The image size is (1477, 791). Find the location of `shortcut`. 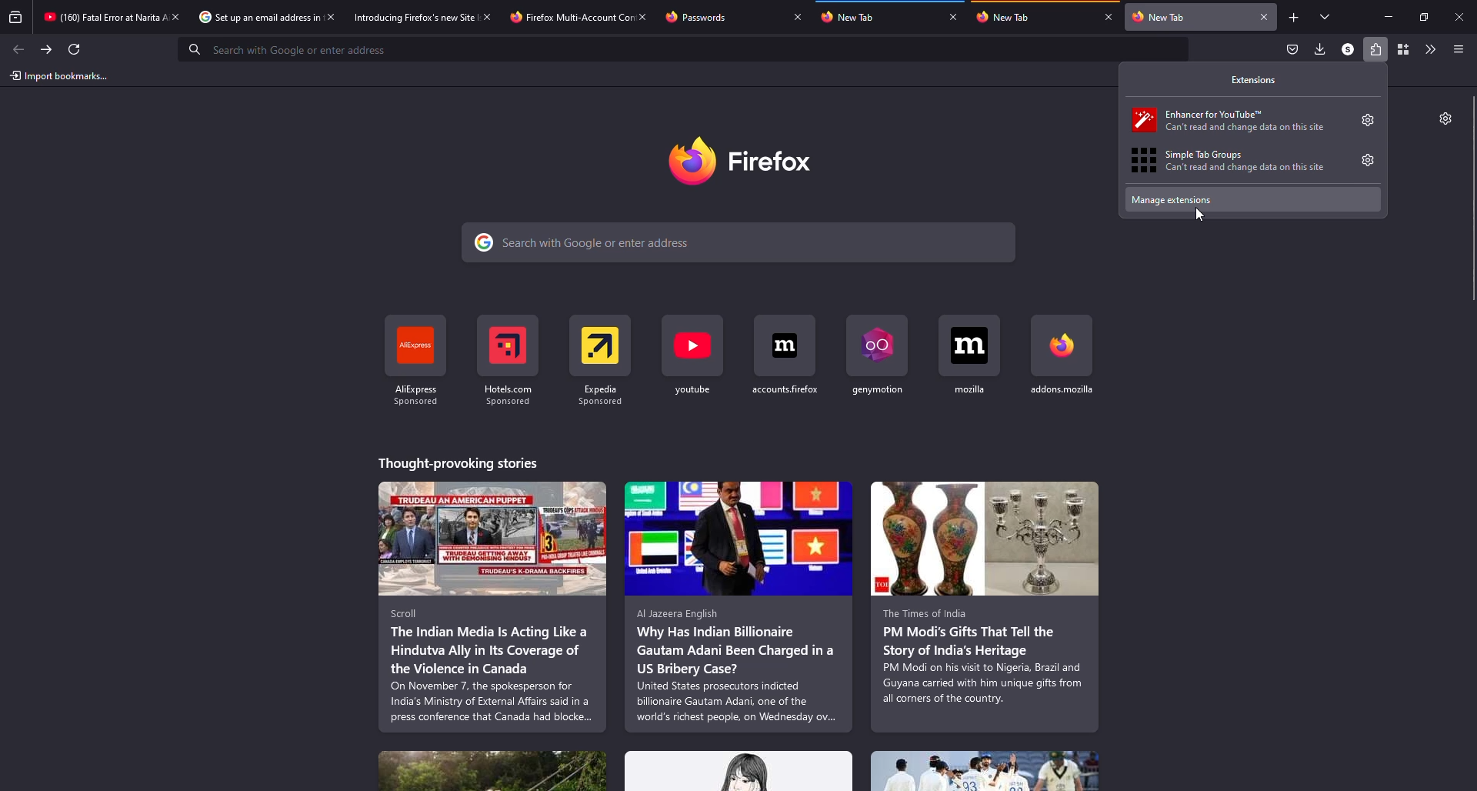

shortcut is located at coordinates (788, 362).